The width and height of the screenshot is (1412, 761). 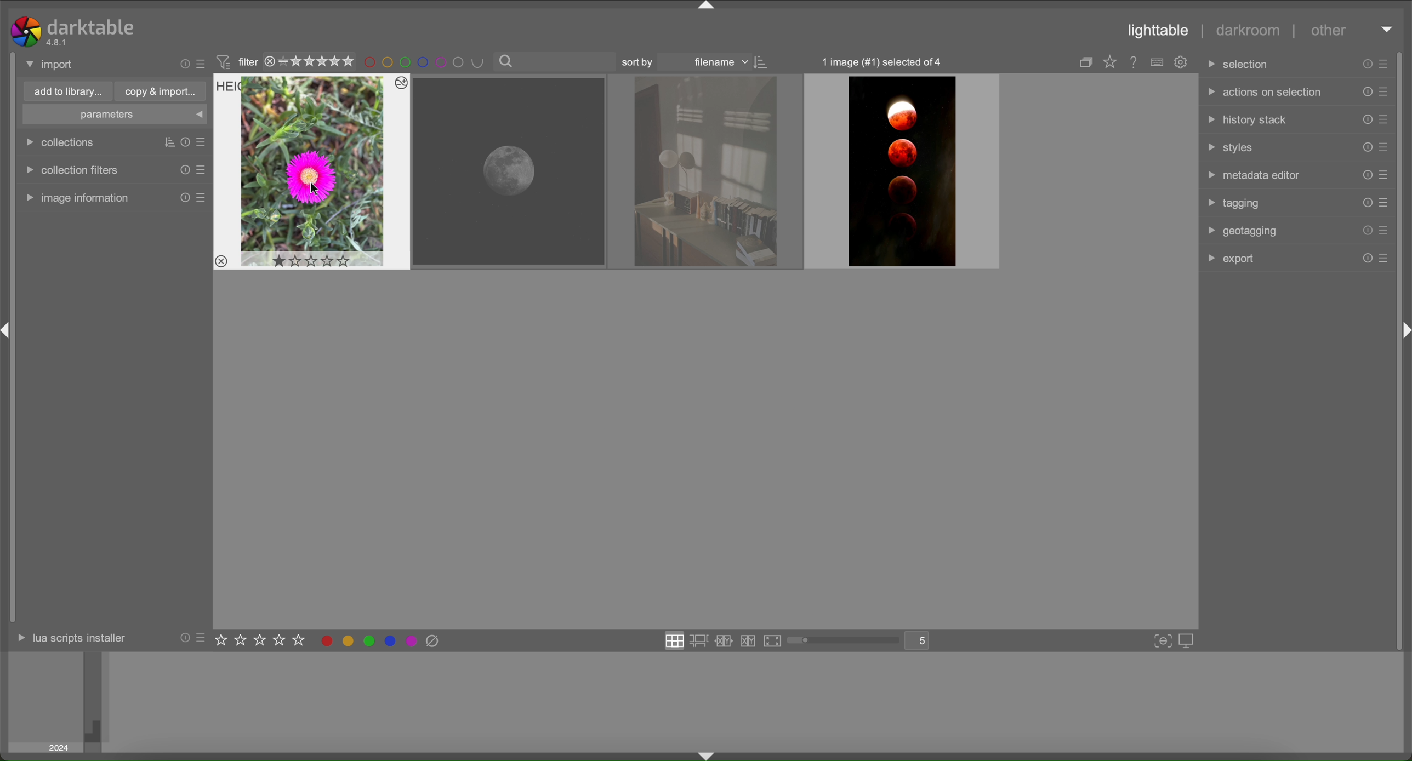 I want to click on presets, so click(x=1385, y=91).